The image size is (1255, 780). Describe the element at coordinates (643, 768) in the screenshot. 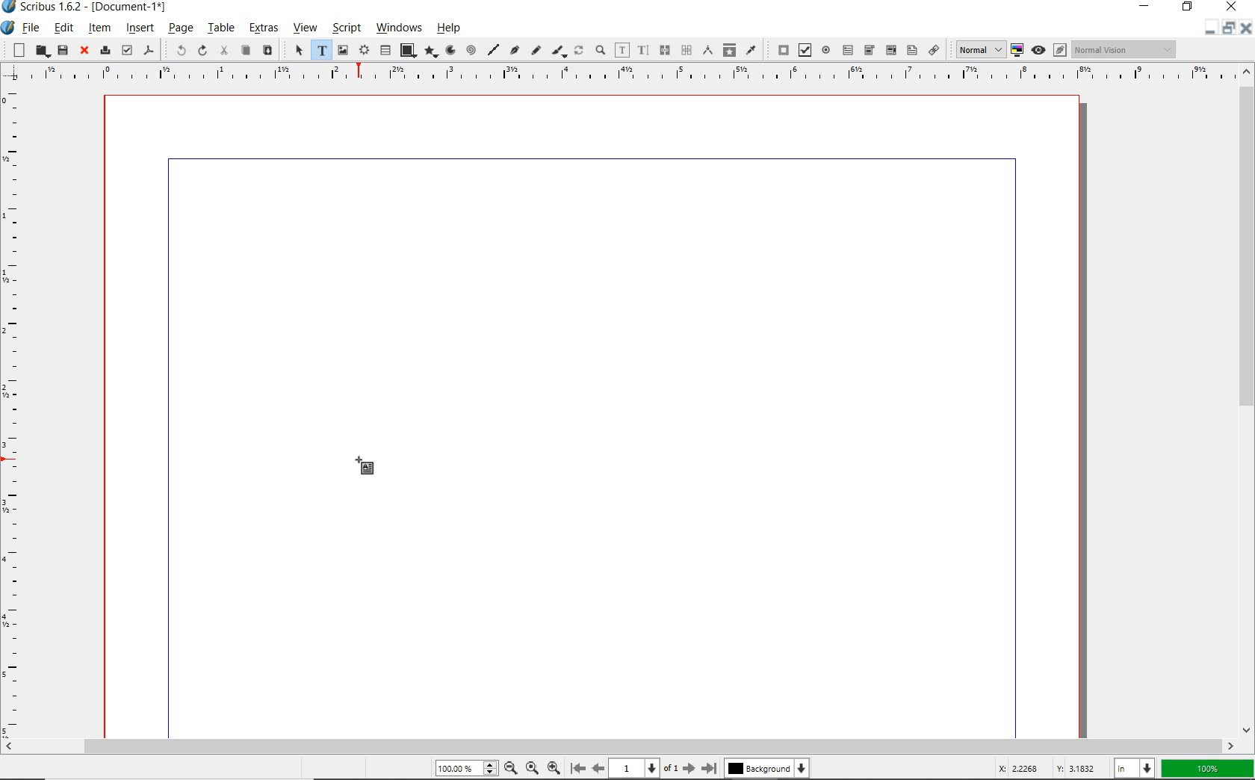

I see `1 of 1` at that location.